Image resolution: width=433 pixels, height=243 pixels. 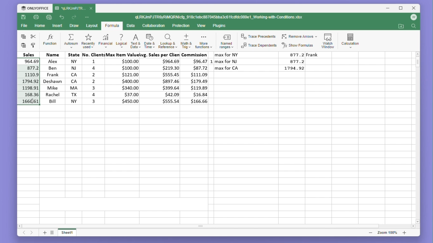 What do you see at coordinates (87, 40) in the screenshot?
I see `Recently used` at bounding box center [87, 40].